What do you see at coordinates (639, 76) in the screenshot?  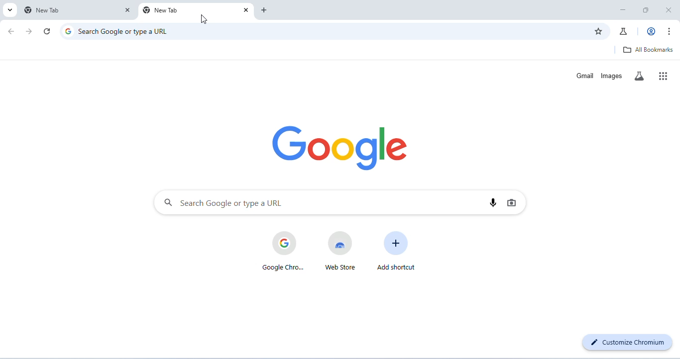 I see `search labs` at bounding box center [639, 76].